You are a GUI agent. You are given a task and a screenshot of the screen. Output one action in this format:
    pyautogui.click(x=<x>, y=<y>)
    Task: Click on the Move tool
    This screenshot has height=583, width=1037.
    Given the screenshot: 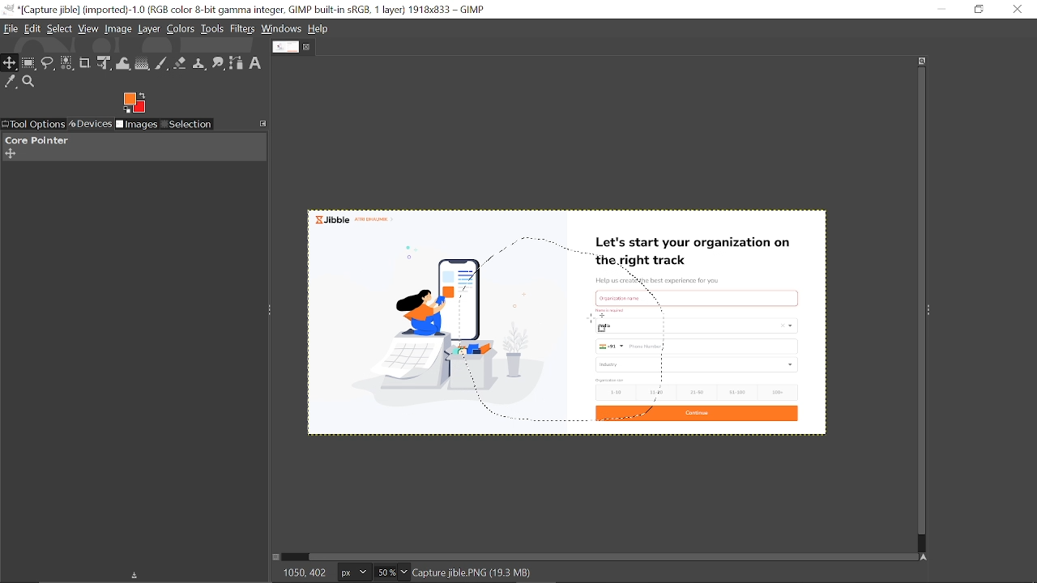 What is the action you would take?
    pyautogui.click(x=10, y=63)
    